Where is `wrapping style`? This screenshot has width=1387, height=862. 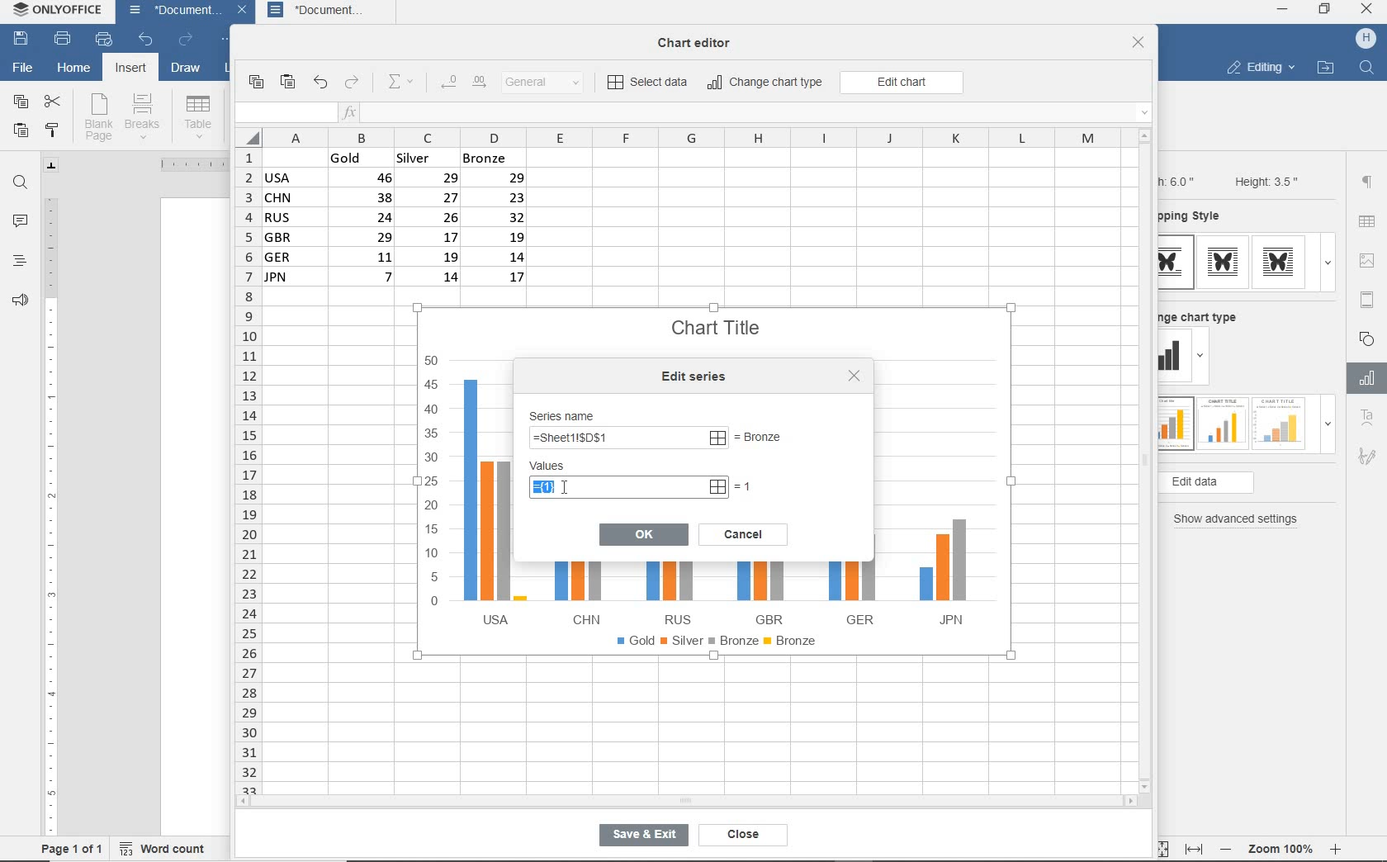 wrapping style is located at coordinates (1196, 217).